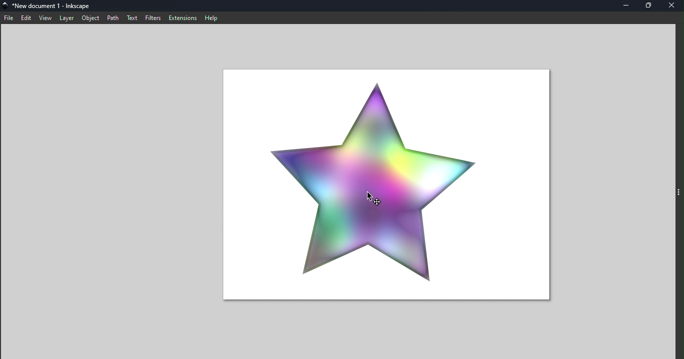 This screenshot has height=359, width=684. What do you see at coordinates (677, 192) in the screenshot?
I see `toggle command panel` at bounding box center [677, 192].